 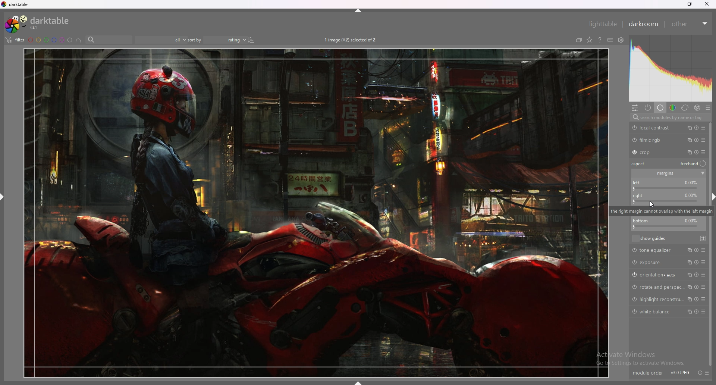 I want to click on local contrast, so click(x=653, y=128).